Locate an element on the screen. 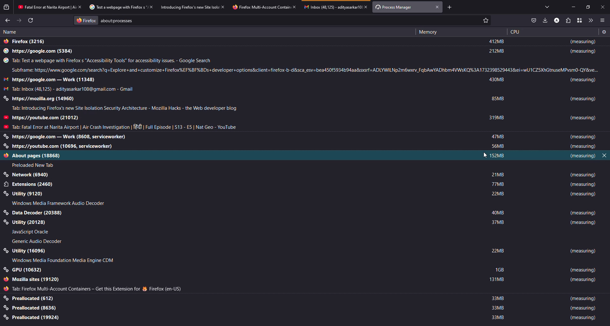 The width and height of the screenshot is (610, 326). mozilla sites (19120) is located at coordinates (33, 279).